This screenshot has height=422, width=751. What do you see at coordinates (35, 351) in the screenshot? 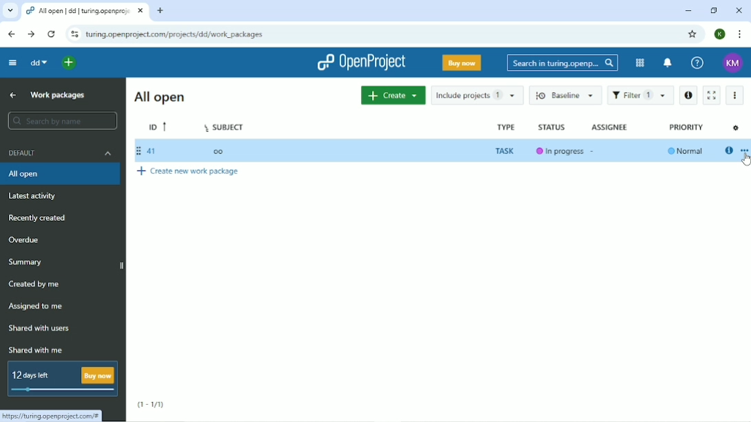
I see `Shared with me` at bounding box center [35, 351].